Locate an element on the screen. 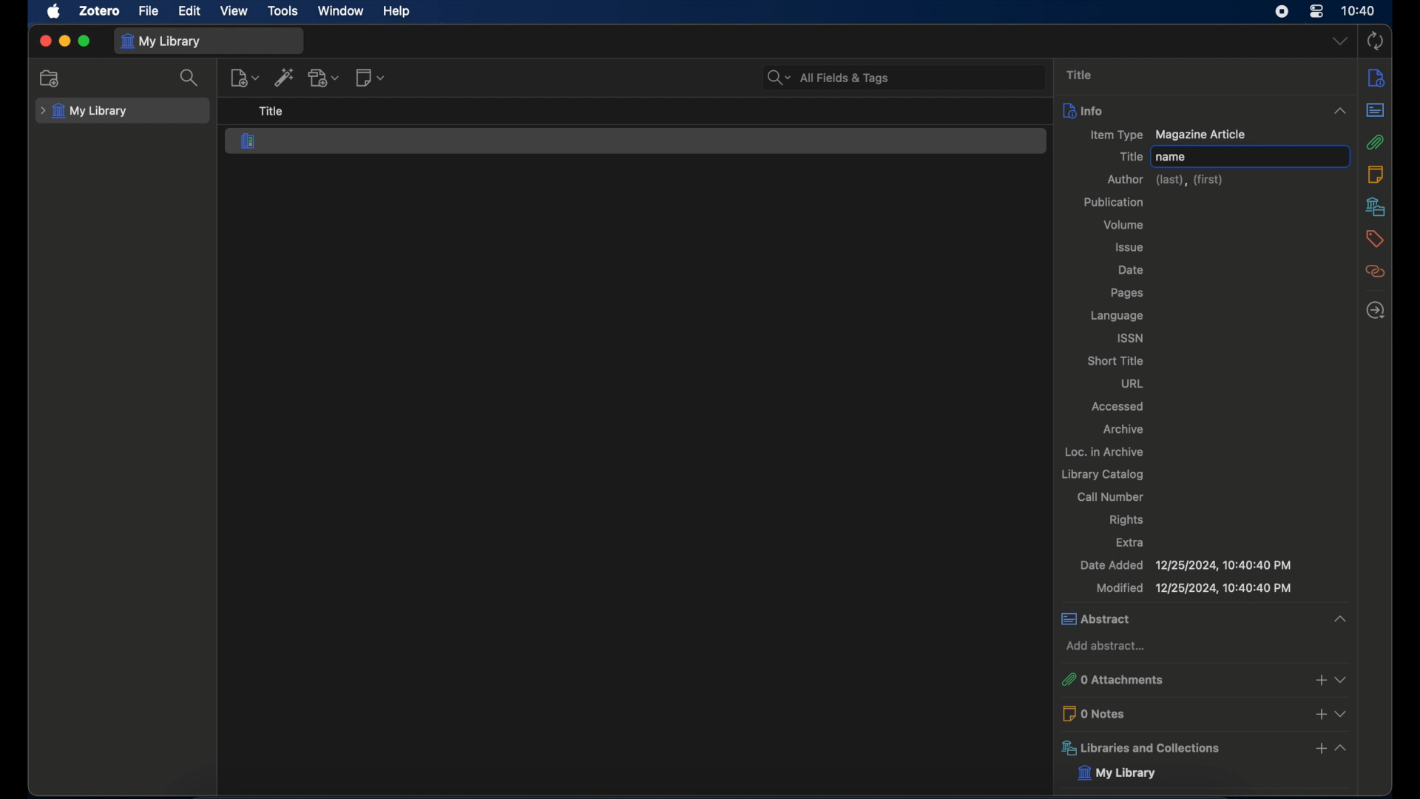  my library is located at coordinates (1129, 774).